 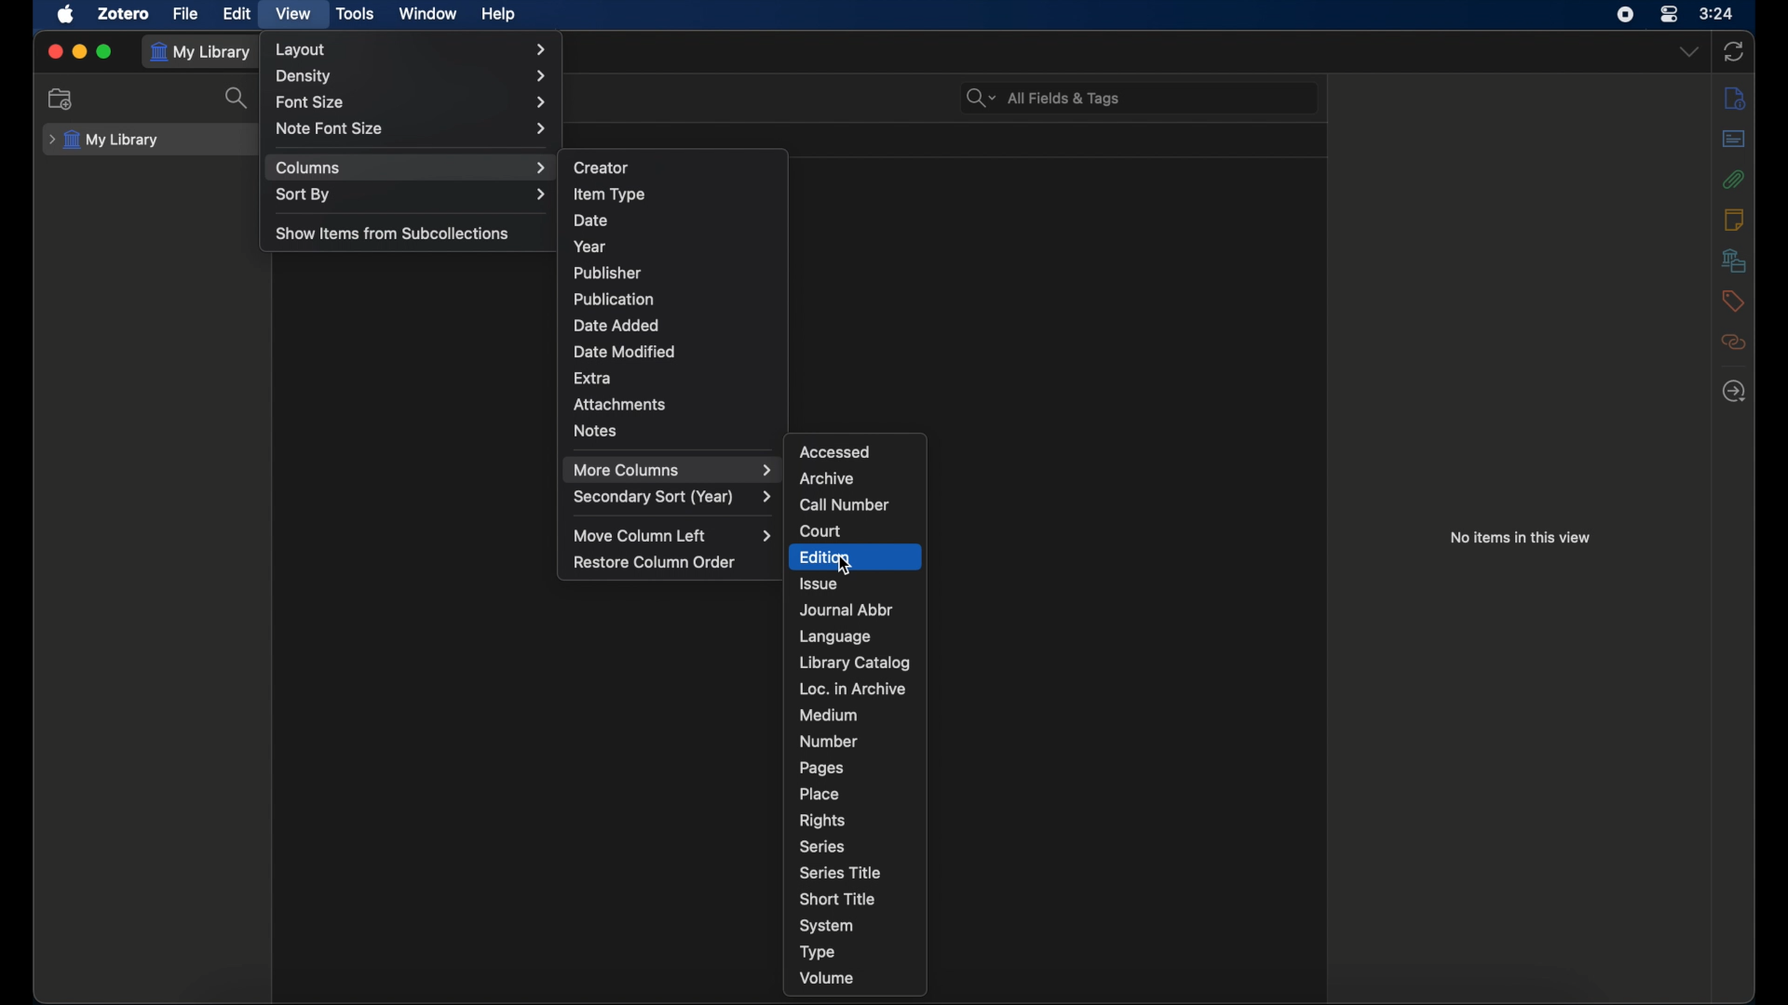 What do you see at coordinates (817, 952) in the screenshot?
I see `type` at bounding box center [817, 952].